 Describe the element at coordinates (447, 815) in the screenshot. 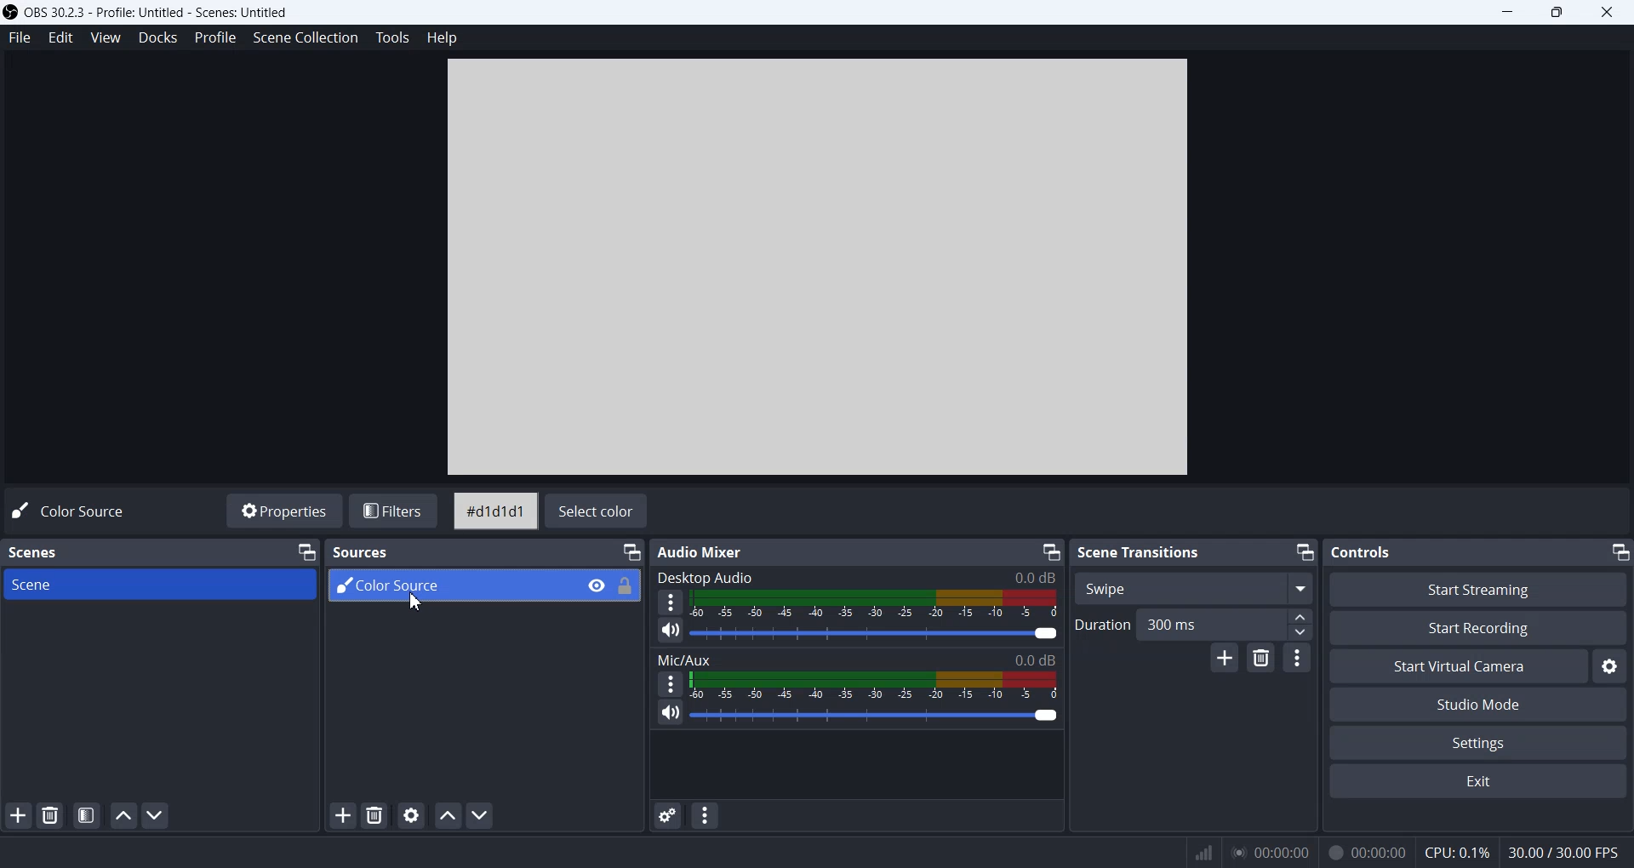

I see `Move source Up` at that location.